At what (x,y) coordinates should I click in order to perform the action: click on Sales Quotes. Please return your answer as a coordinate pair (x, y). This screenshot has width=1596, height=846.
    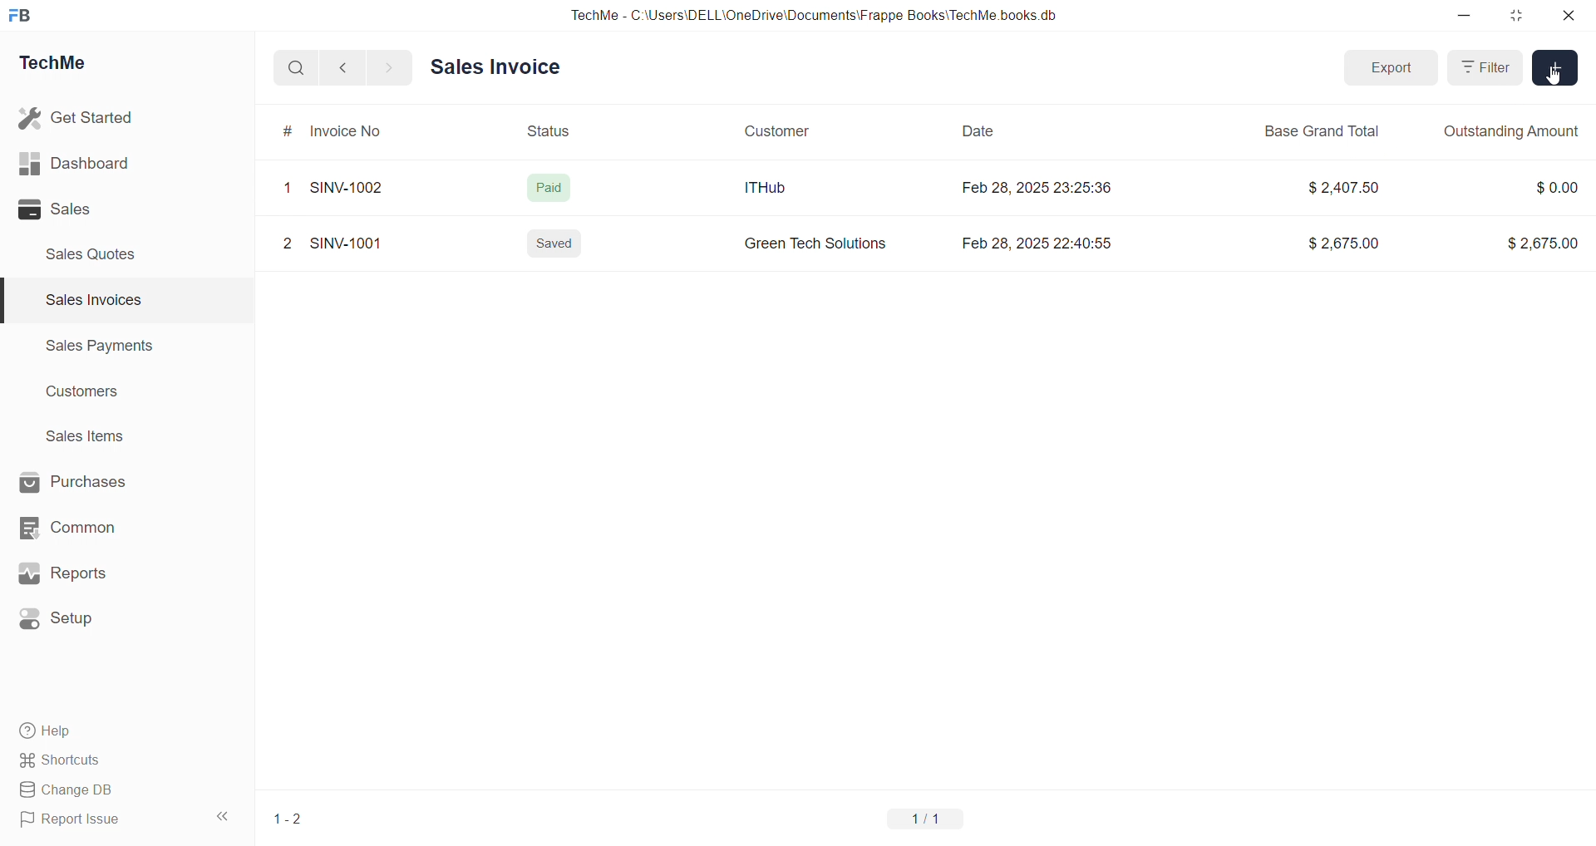
    Looking at the image, I should click on (97, 253).